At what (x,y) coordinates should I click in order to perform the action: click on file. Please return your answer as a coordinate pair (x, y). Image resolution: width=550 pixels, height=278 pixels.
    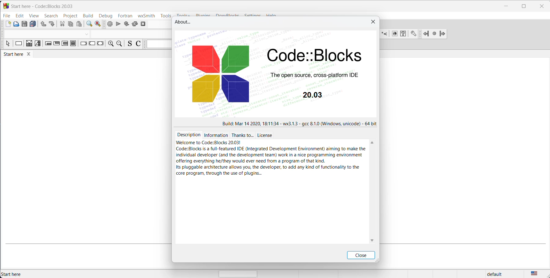
    Looking at the image, I should click on (6, 16).